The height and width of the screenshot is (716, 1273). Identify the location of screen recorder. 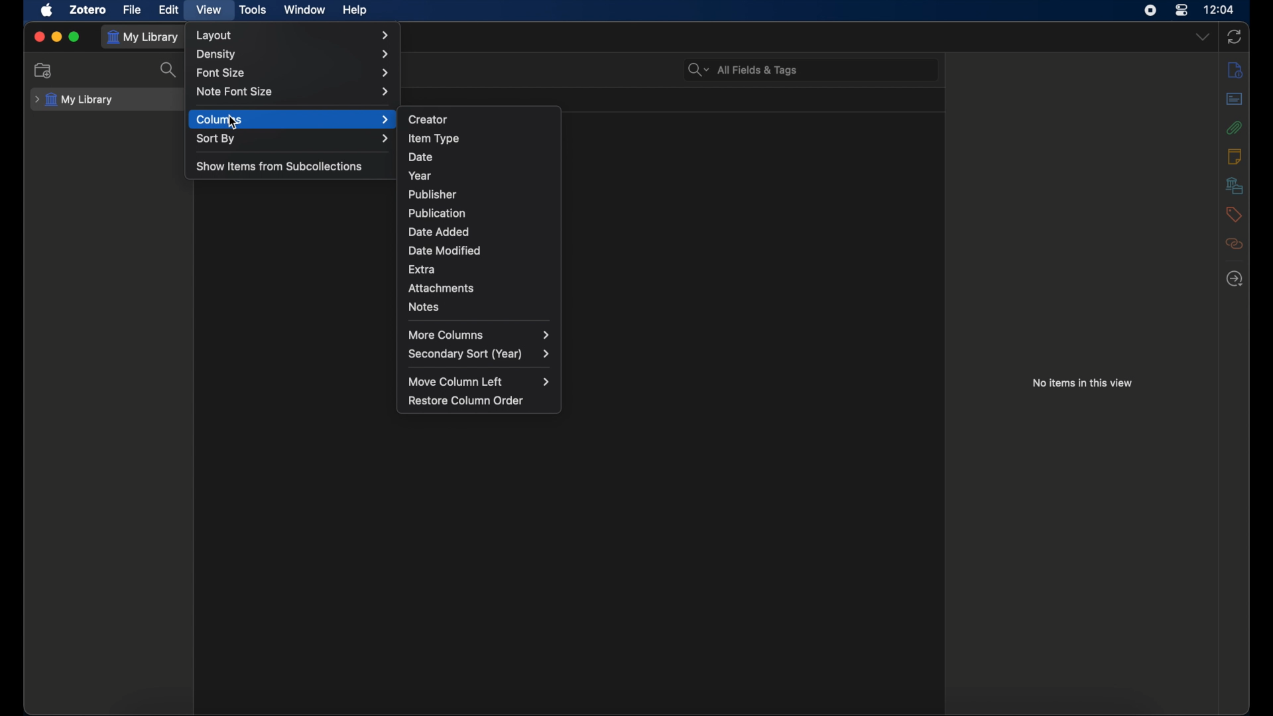
(1150, 11).